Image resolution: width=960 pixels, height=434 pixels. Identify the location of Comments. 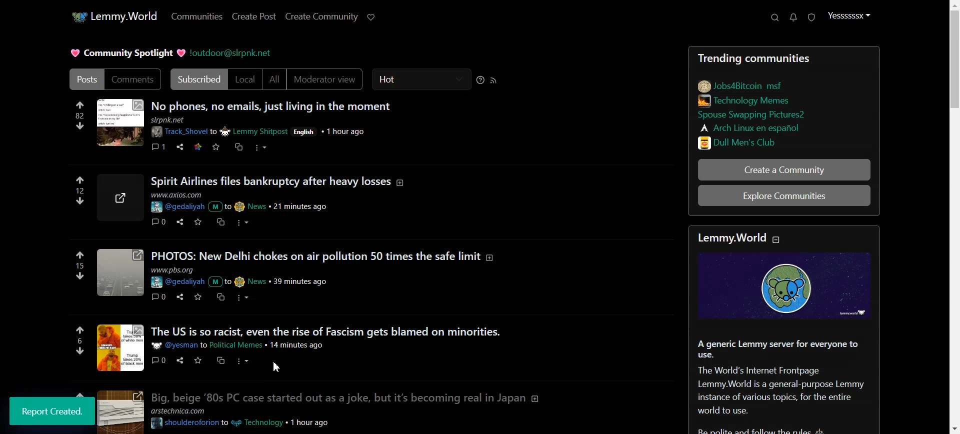
(133, 79).